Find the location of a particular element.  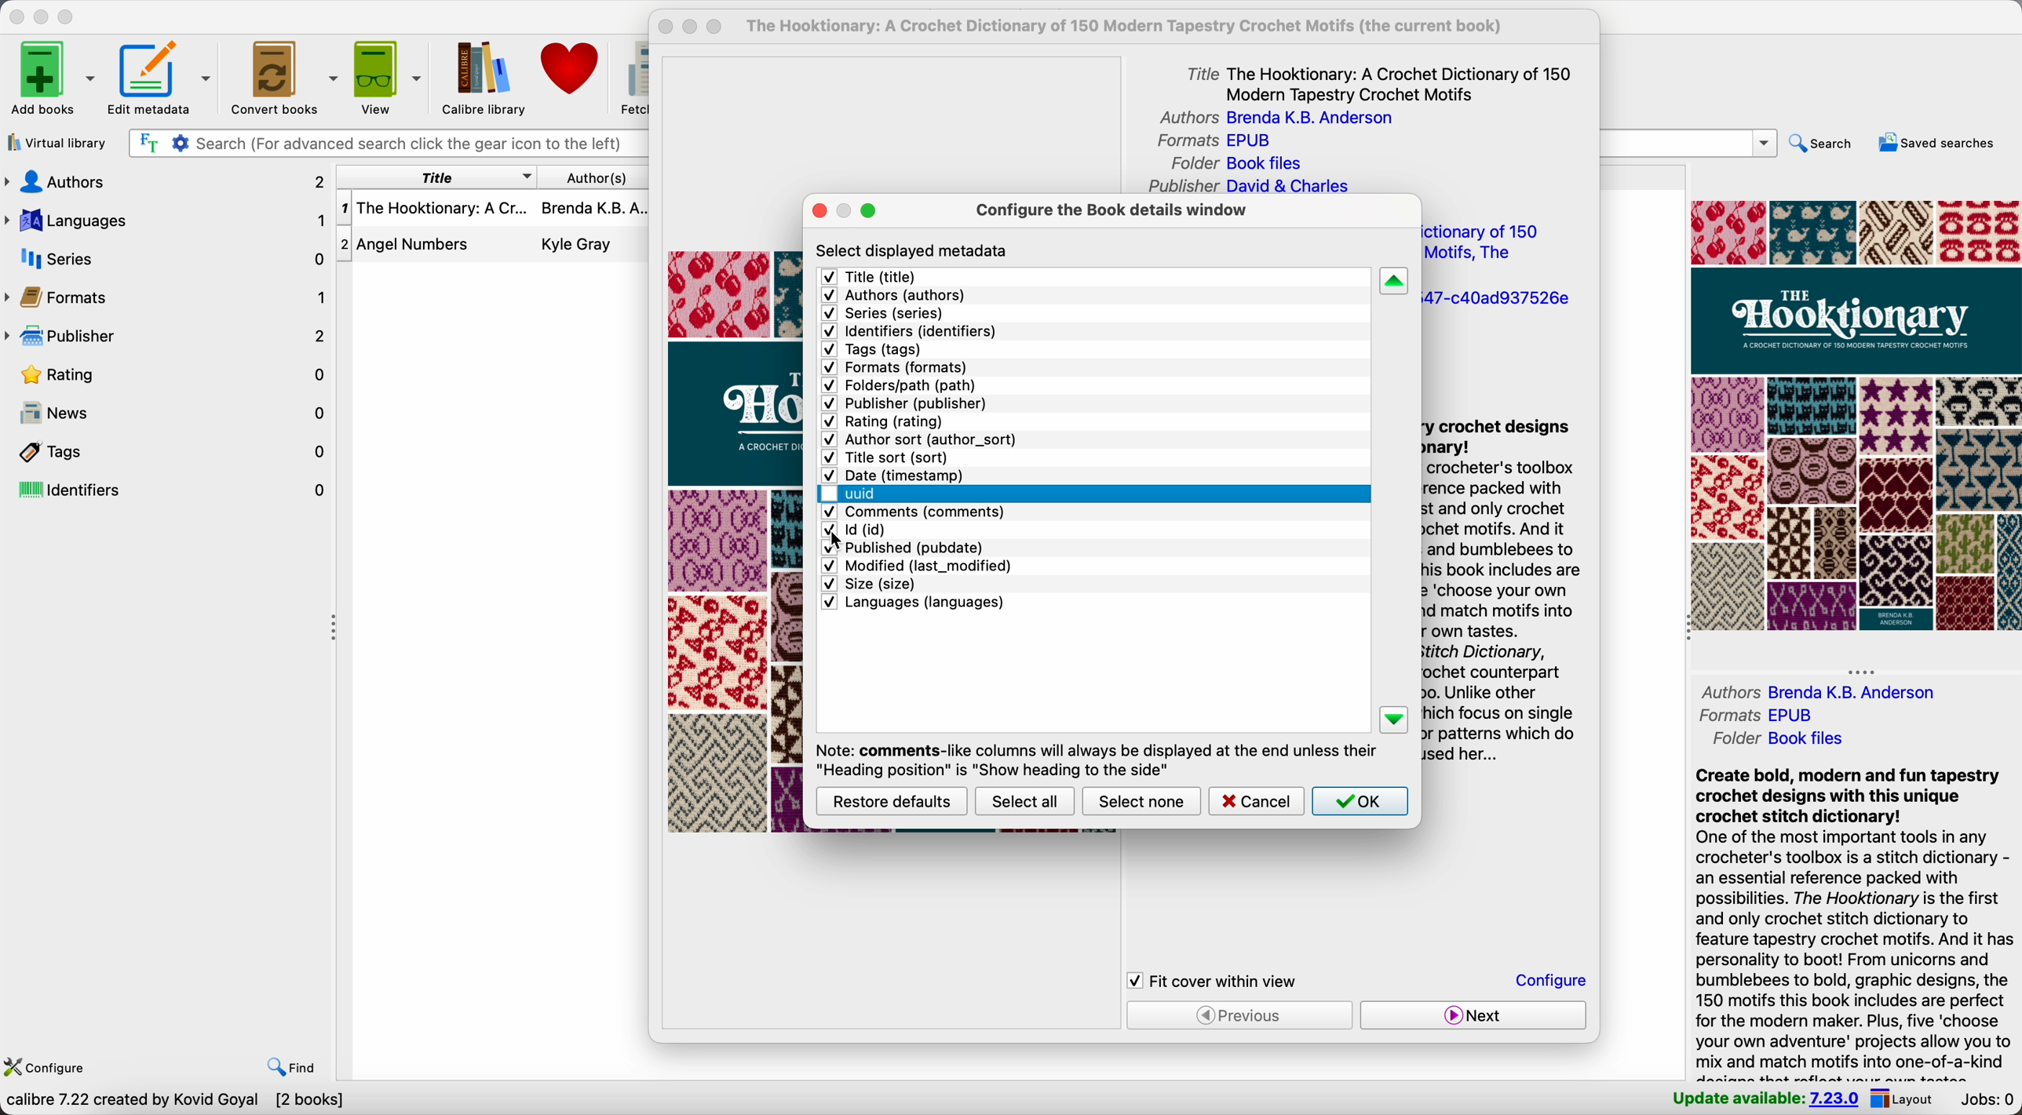

fit cover within view is located at coordinates (1214, 981).